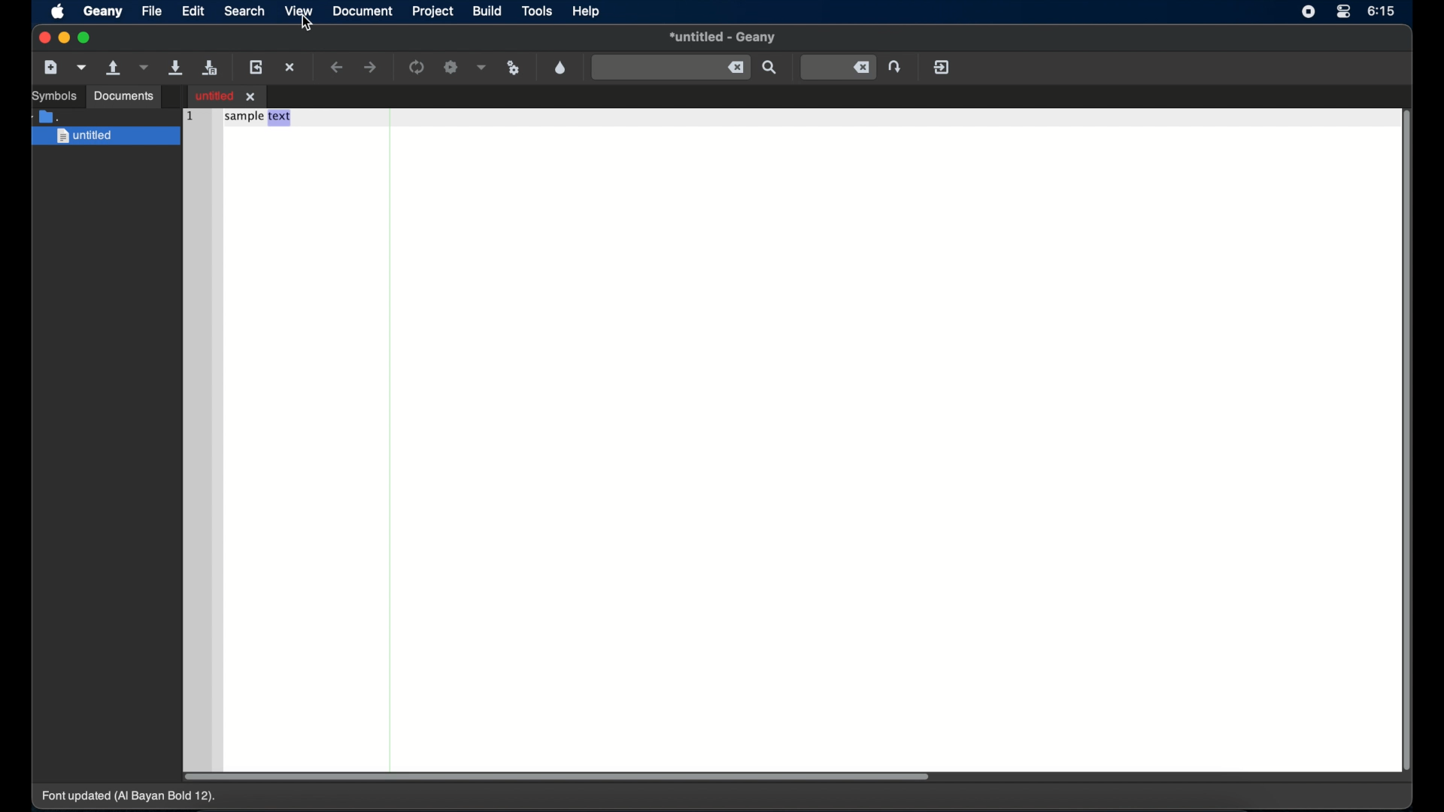 The height and width of the screenshot is (812, 1444). What do you see at coordinates (125, 96) in the screenshot?
I see `documents` at bounding box center [125, 96].